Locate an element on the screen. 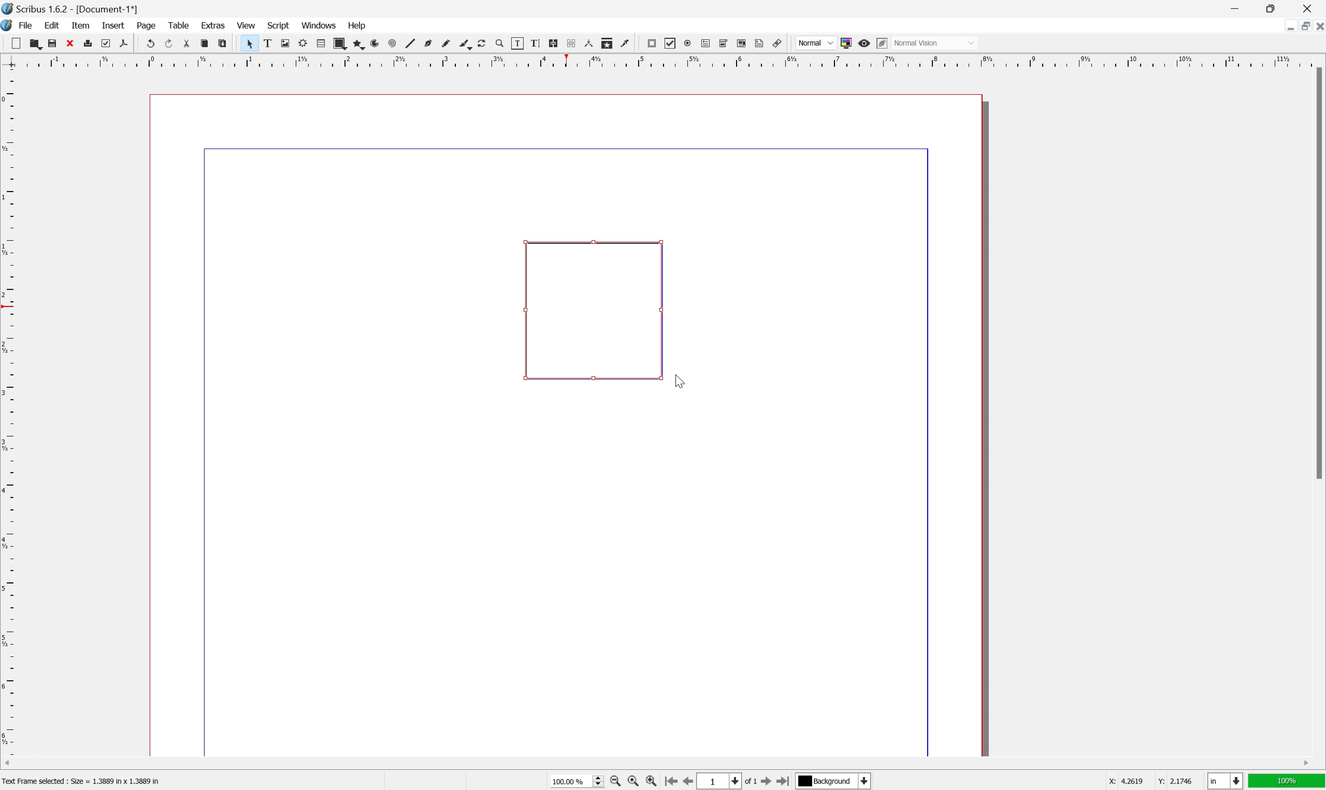  arc is located at coordinates (375, 43).